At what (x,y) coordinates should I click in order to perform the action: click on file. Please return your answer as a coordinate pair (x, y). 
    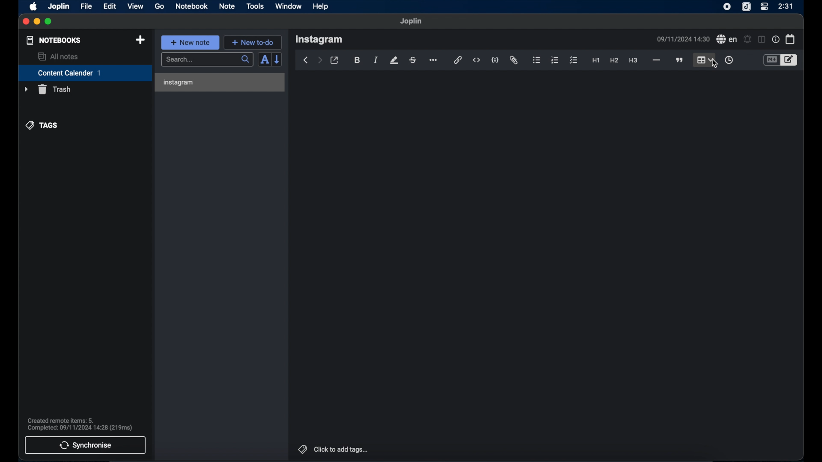
    Looking at the image, I should click on (87, 6).